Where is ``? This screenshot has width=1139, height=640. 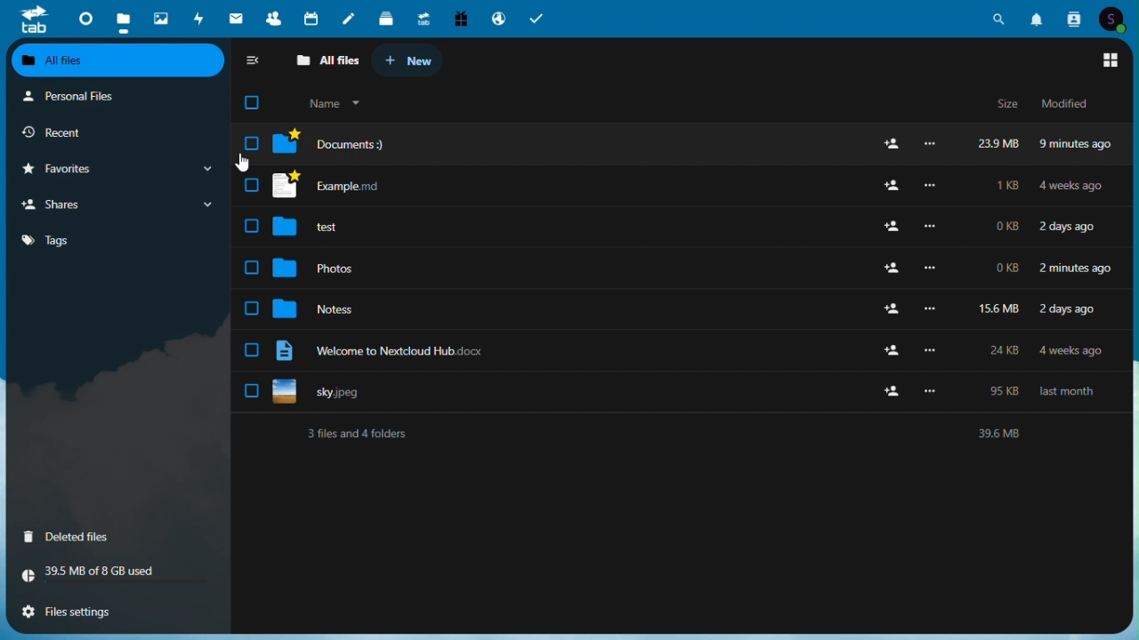  is located at coordinates (1111, 64).